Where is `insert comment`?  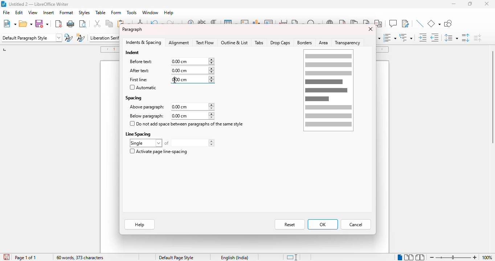
insert comment is located at coordinates (393, 23).